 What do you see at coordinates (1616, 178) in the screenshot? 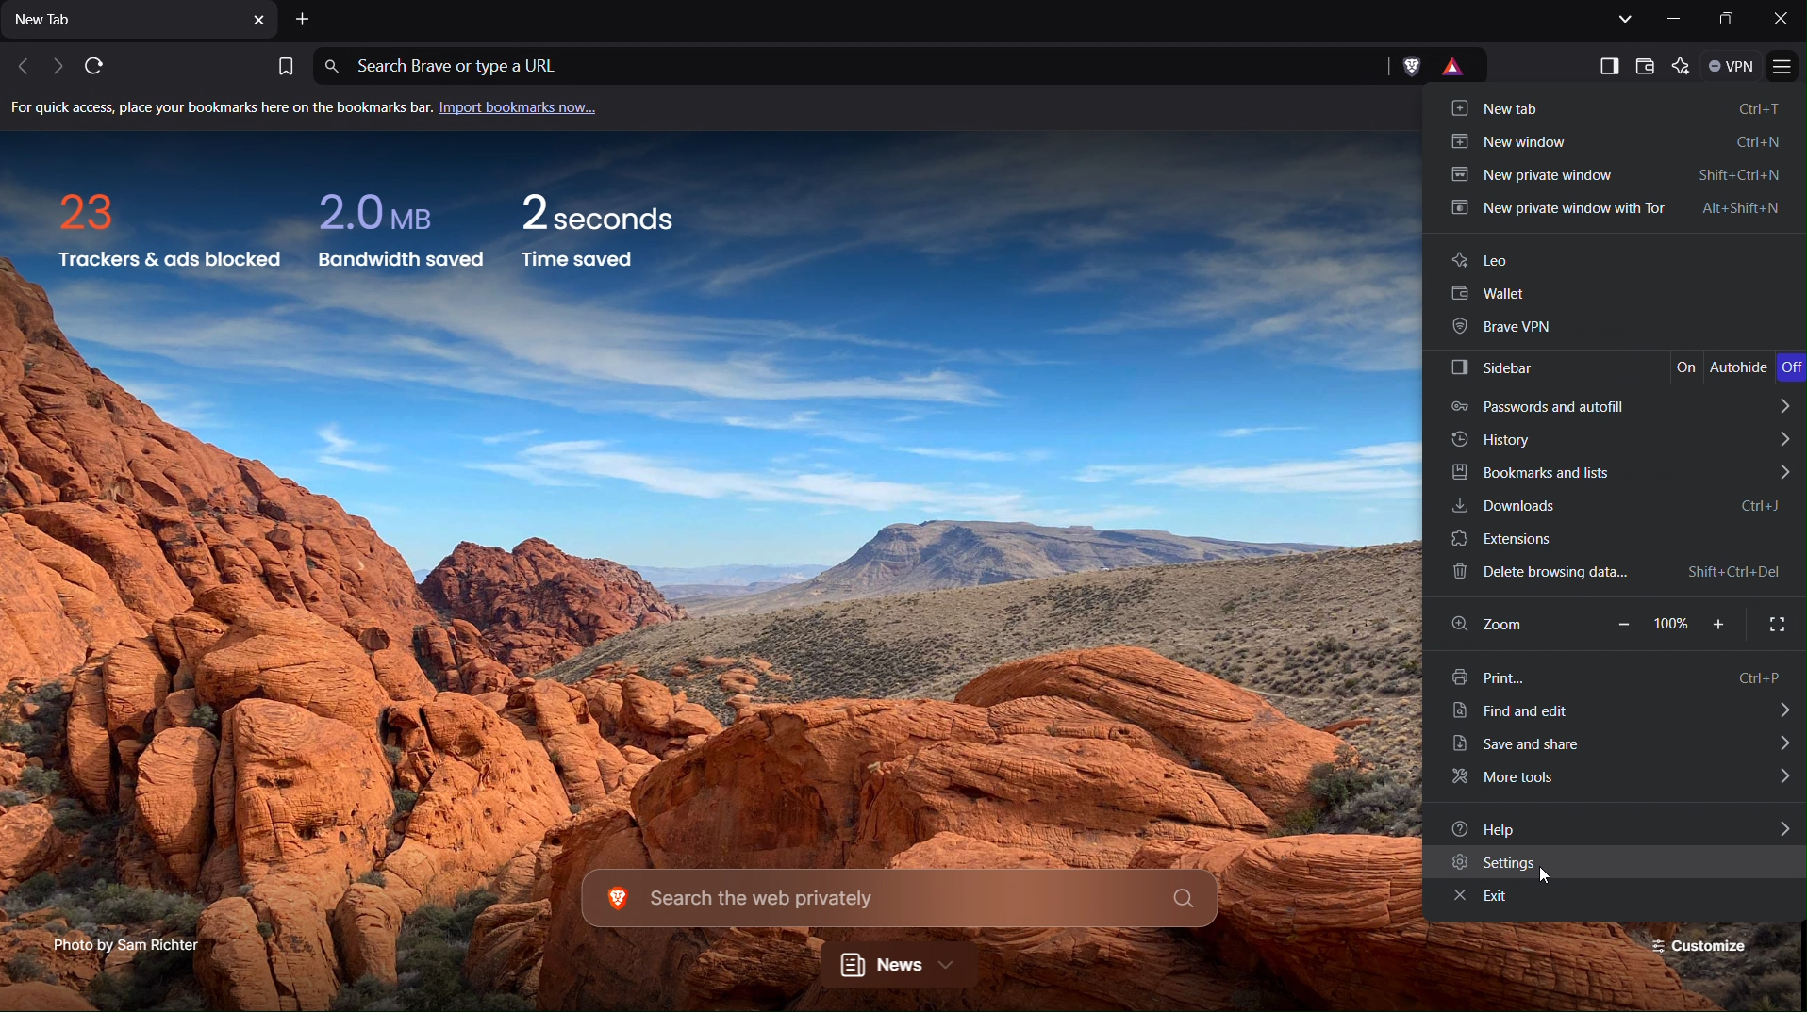
I see `New private window` at bounding box center [1616, 178].